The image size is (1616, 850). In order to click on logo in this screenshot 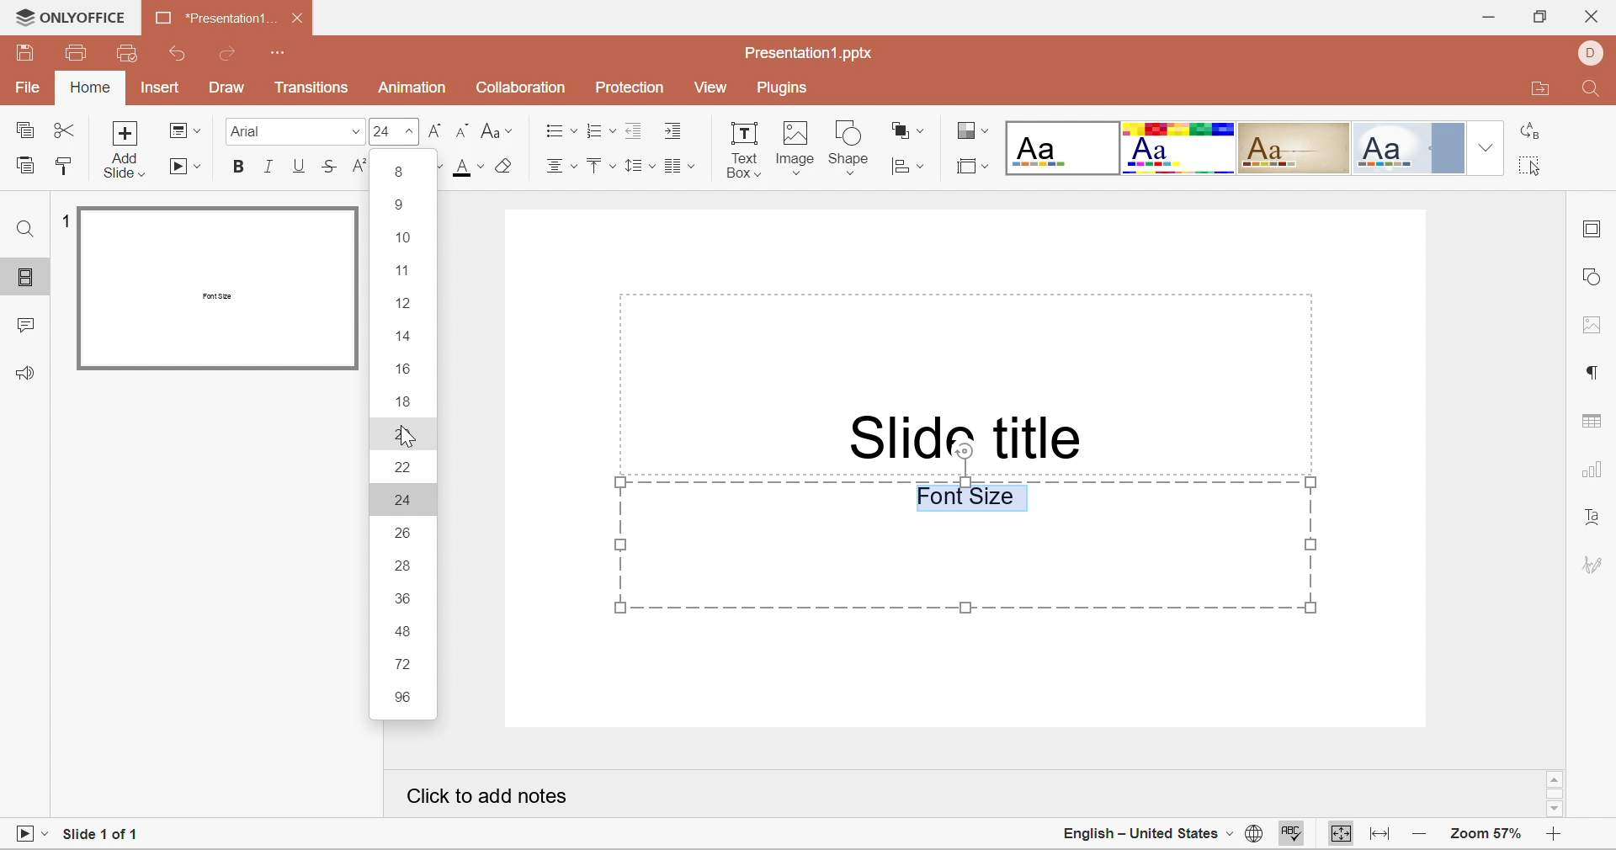, I will do `click(19, 16)`.